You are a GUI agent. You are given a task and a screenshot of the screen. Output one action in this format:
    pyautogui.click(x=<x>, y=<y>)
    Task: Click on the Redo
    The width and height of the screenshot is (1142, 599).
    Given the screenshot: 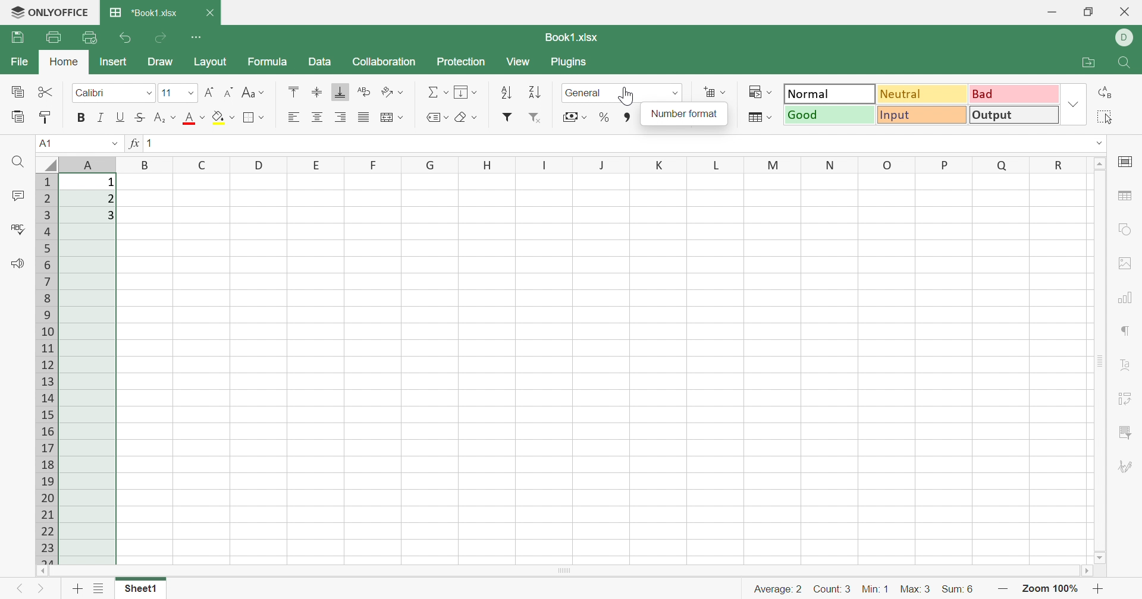 What is the action you would take?
    pyautogui.click(x=162, y=38)
    